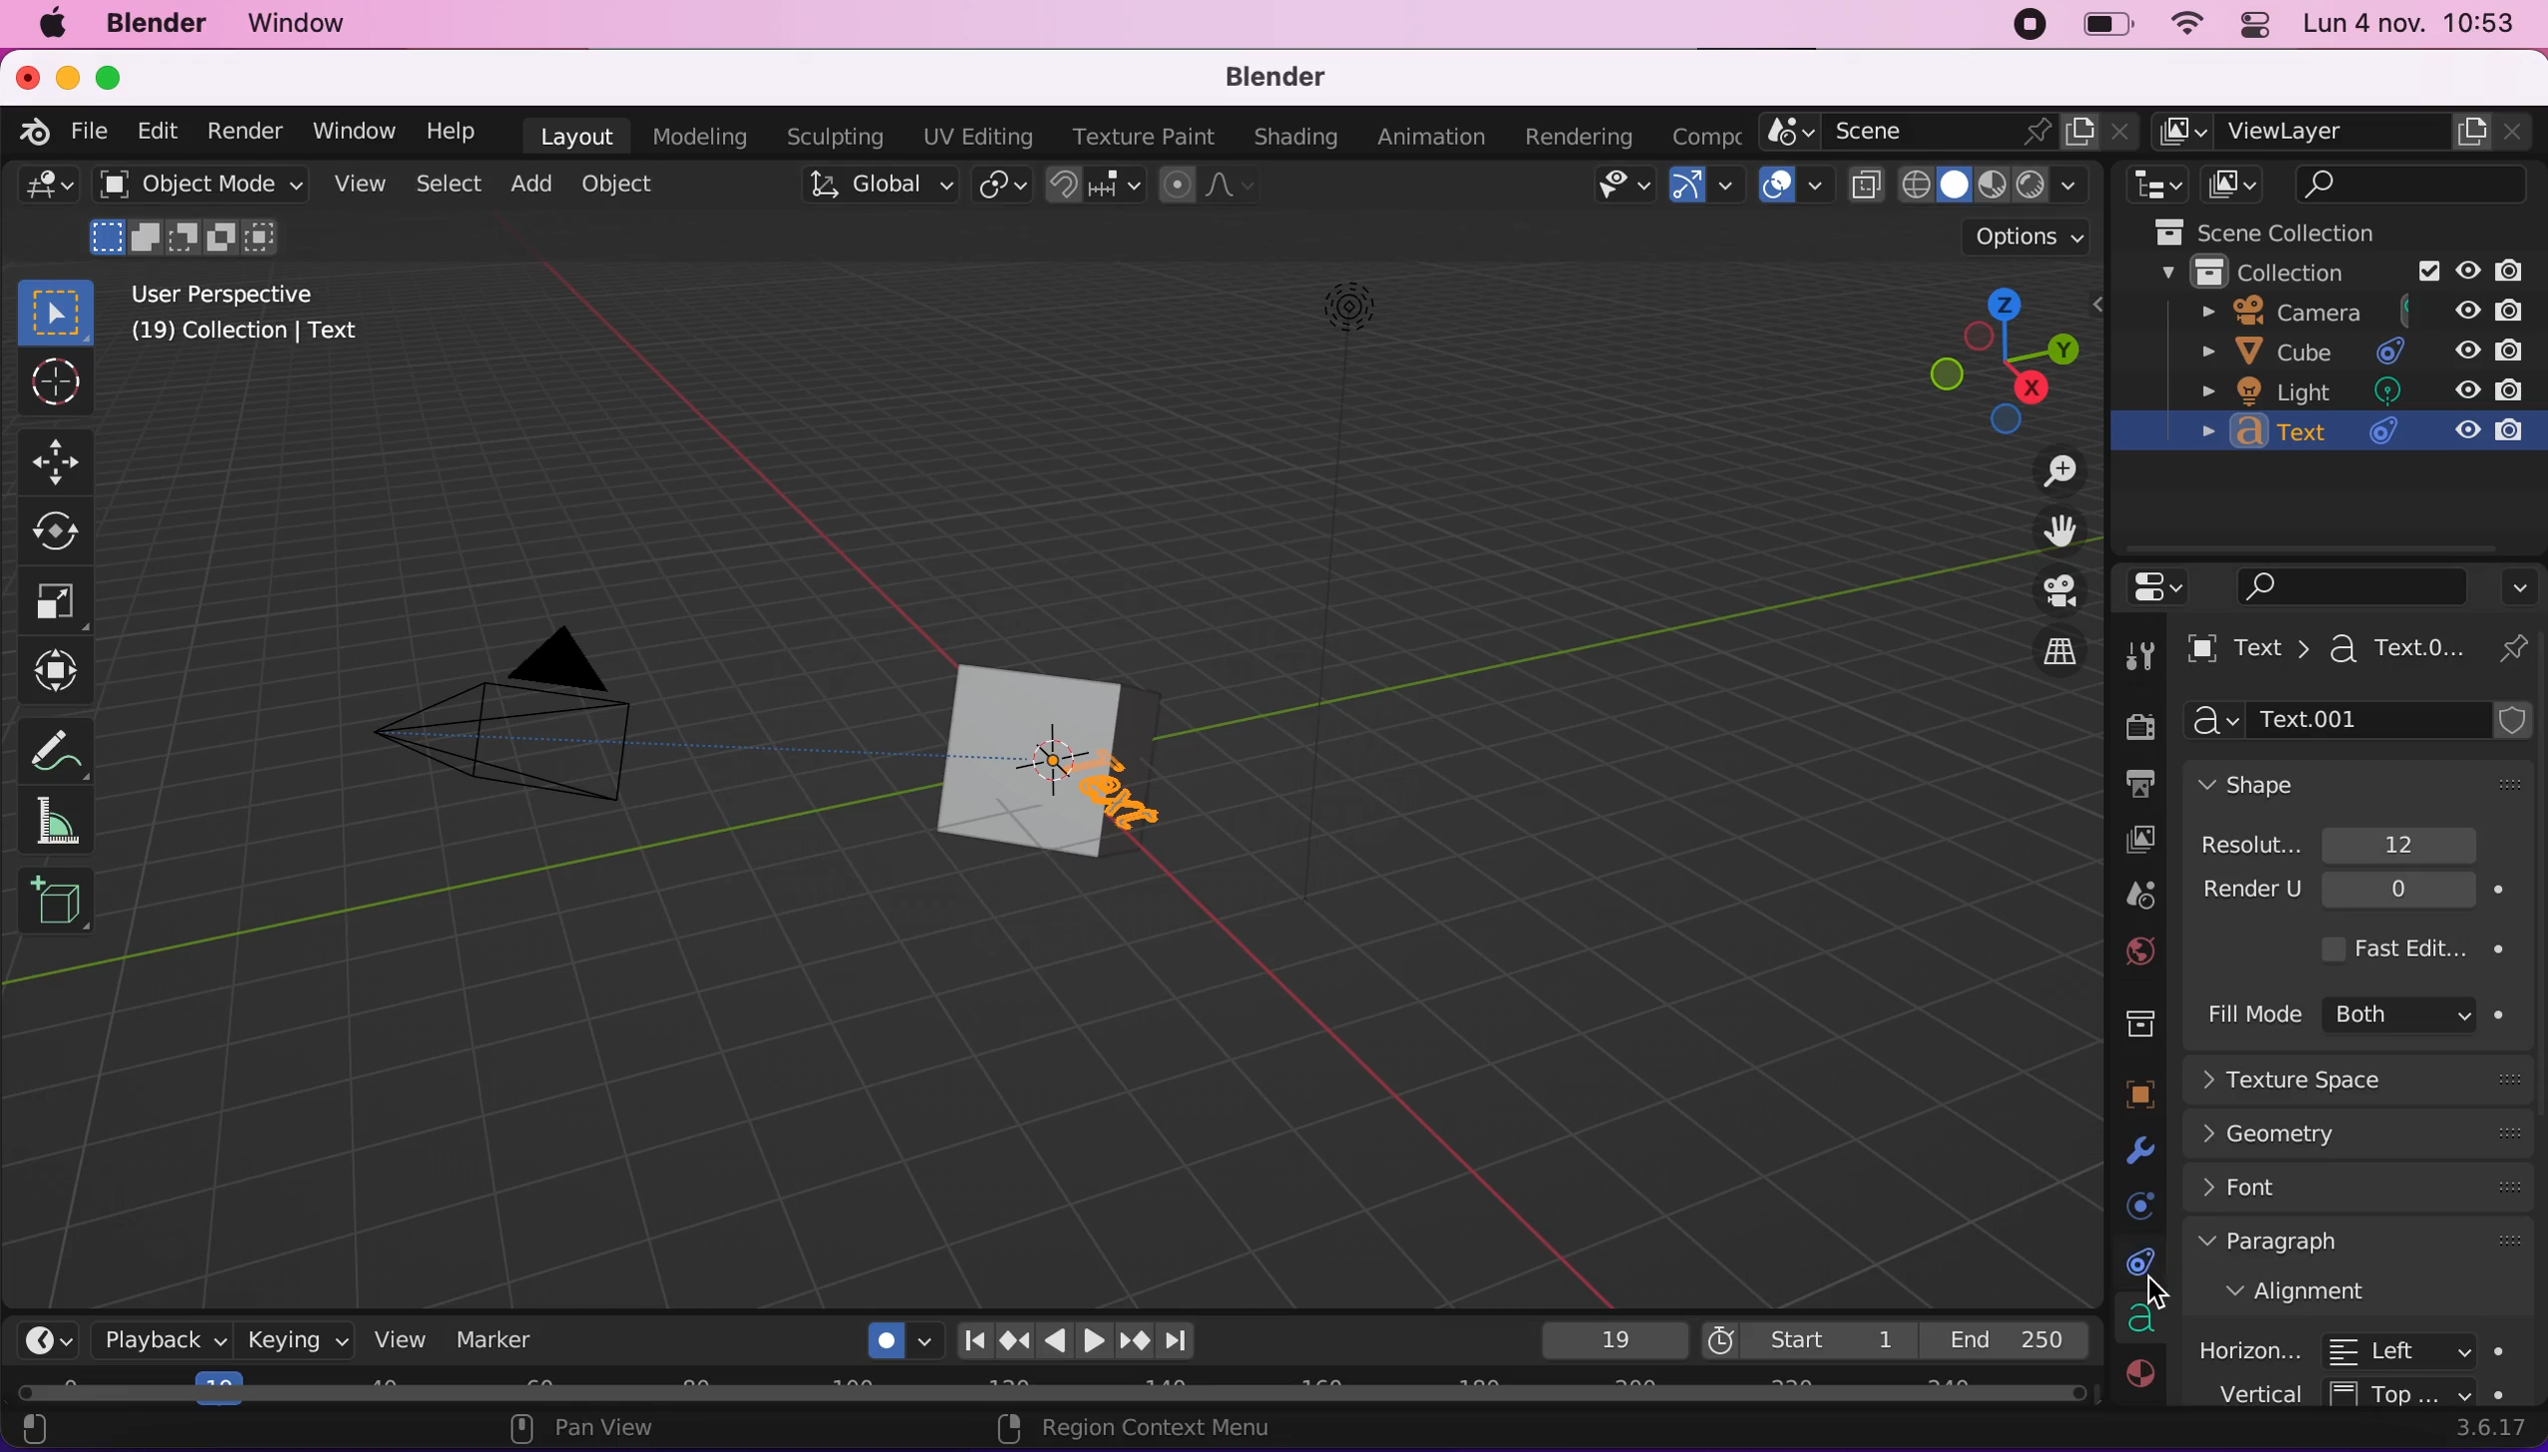  Describe the element at coordinates (2292, 232) in the screenshot. I see `scene collection` at that location.